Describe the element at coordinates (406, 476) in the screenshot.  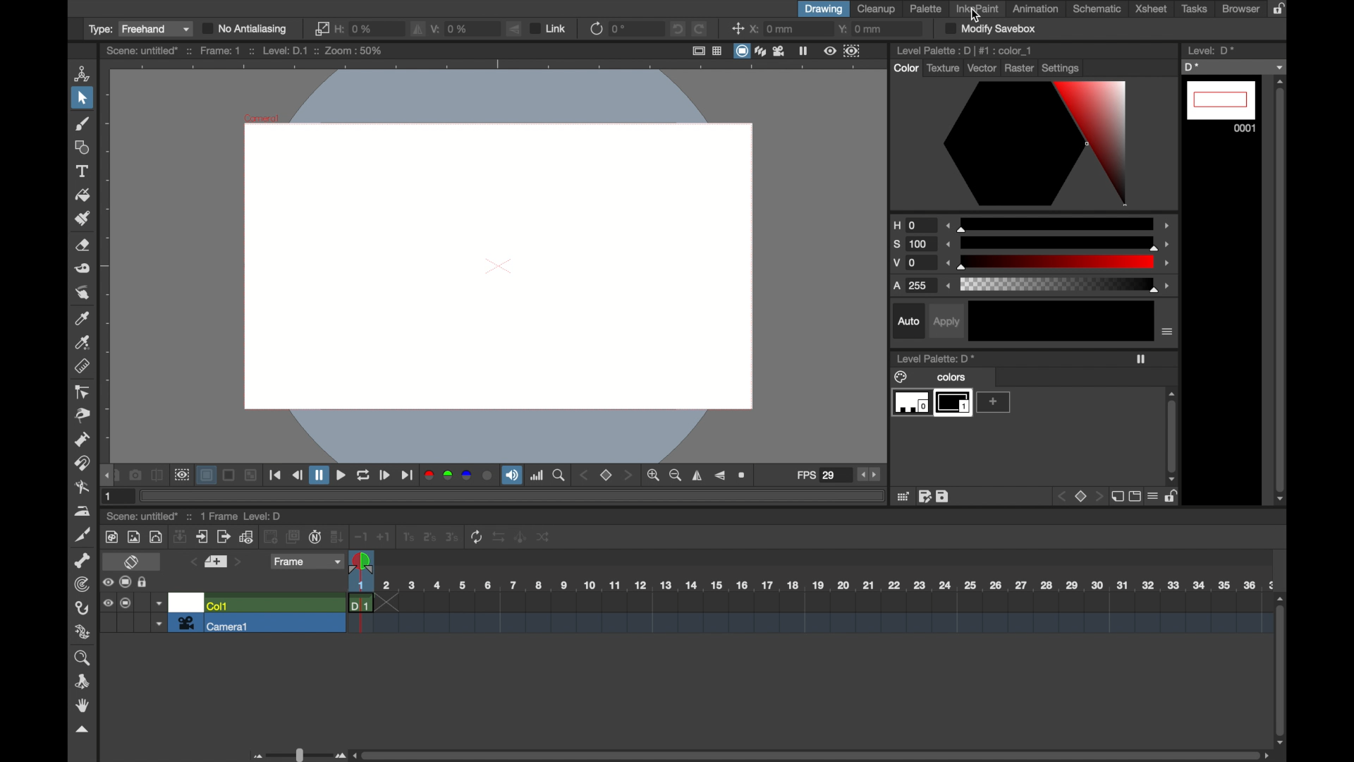
I see `last frame` at that location.